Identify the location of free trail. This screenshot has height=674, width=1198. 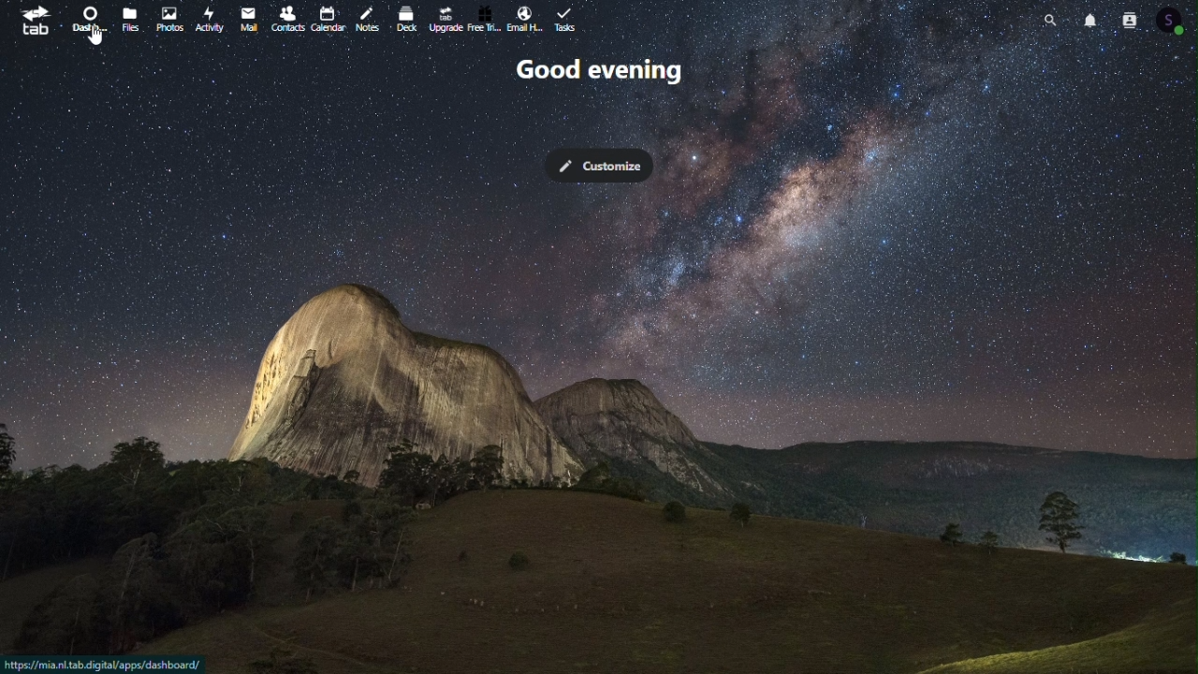
(485, 20).